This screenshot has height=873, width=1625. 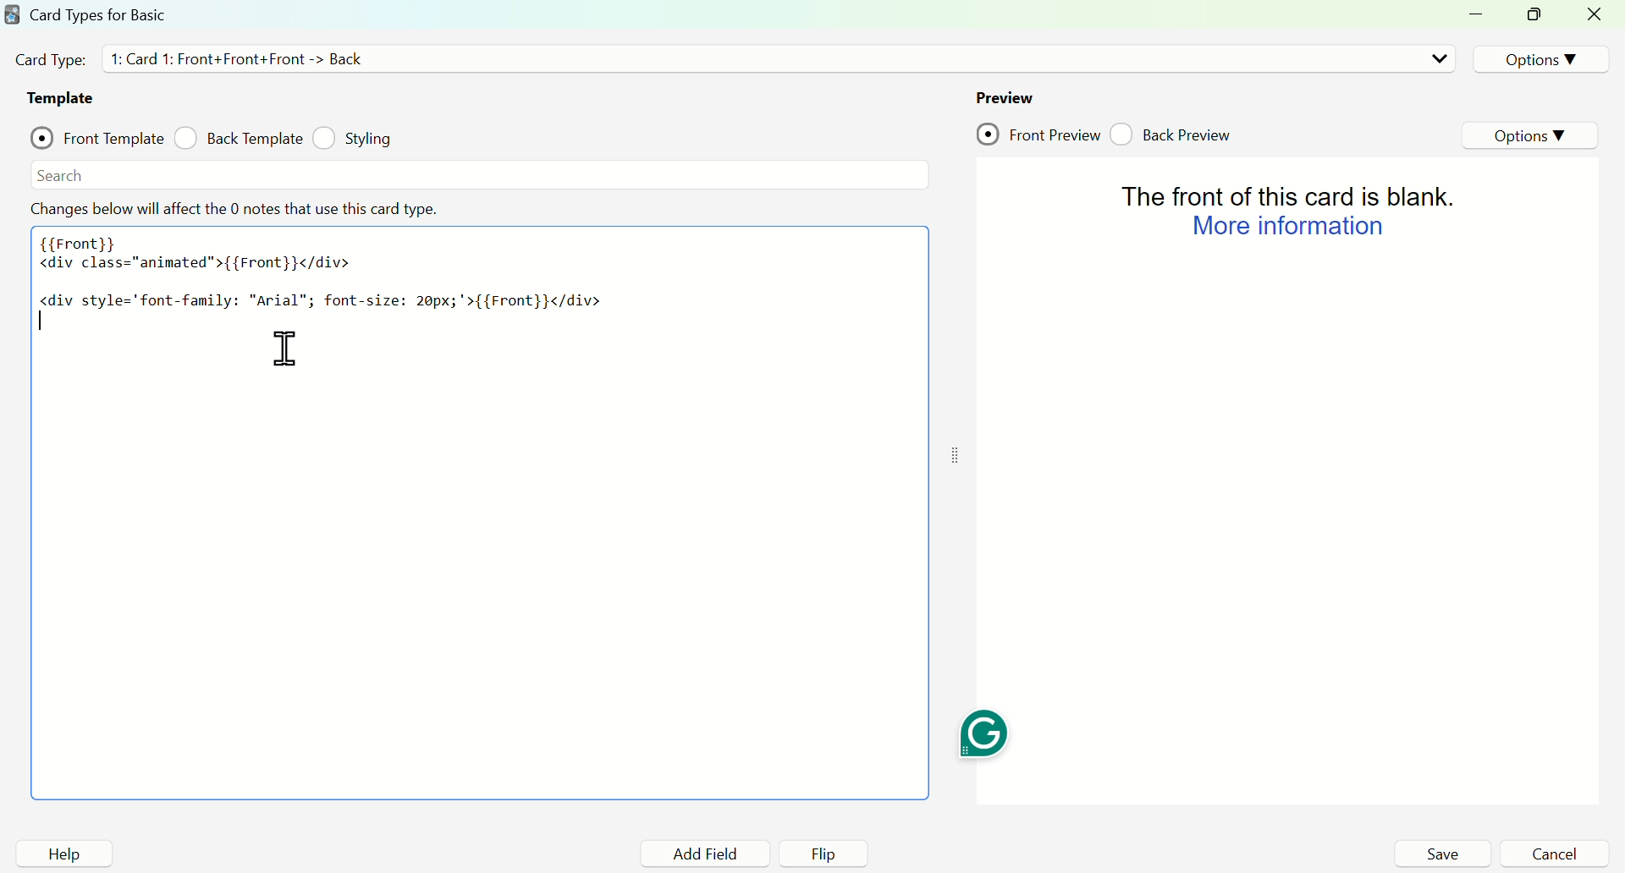 What do you see at coordinates (983, 734) in the screenshot?
I see `grammerly` at bounding box center [983, 734].